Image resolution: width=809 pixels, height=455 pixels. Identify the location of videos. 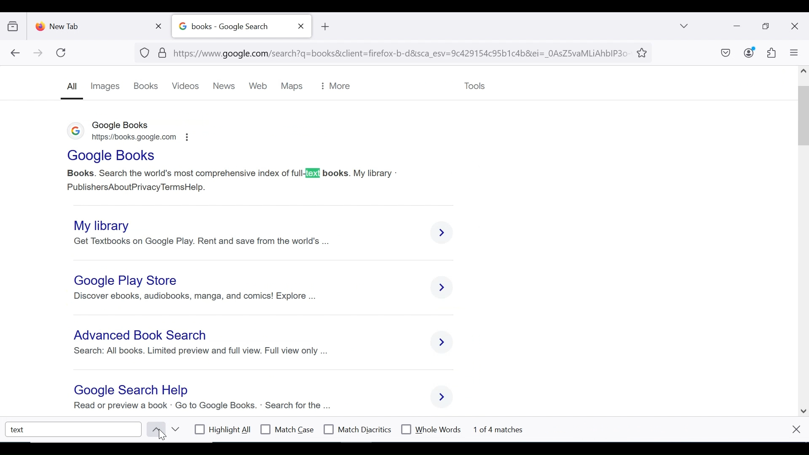
(187, 86).